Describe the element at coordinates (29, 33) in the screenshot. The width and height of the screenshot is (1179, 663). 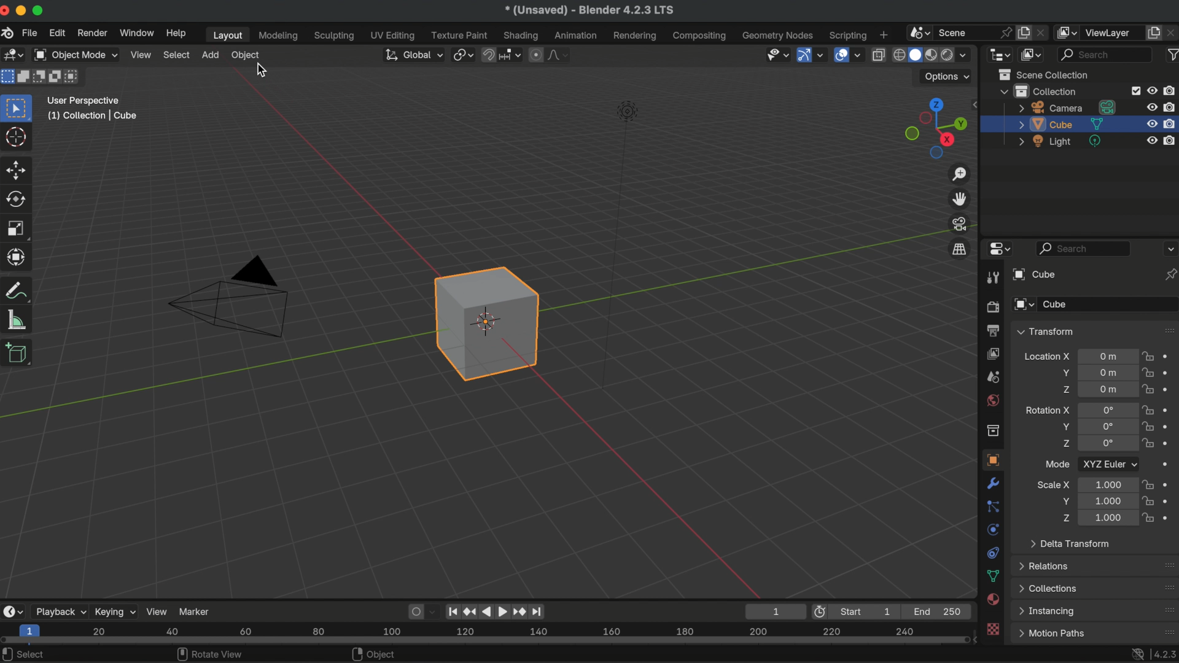
I see `file` at that location.